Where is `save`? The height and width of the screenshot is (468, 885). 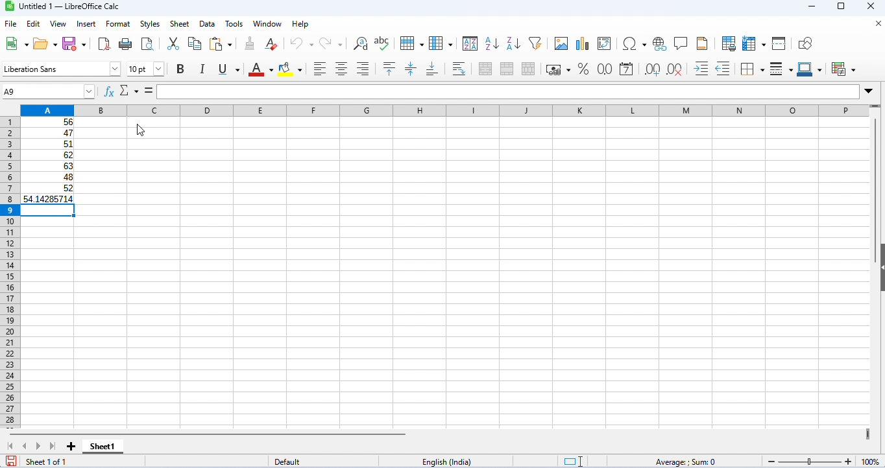
save is located at coordinates (10, 461).